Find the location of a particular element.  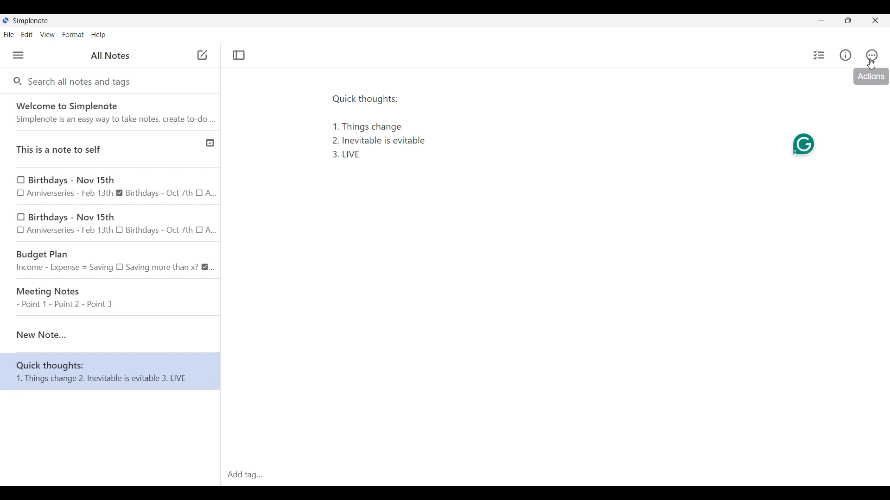

icon is located at coordinates (801, 144).